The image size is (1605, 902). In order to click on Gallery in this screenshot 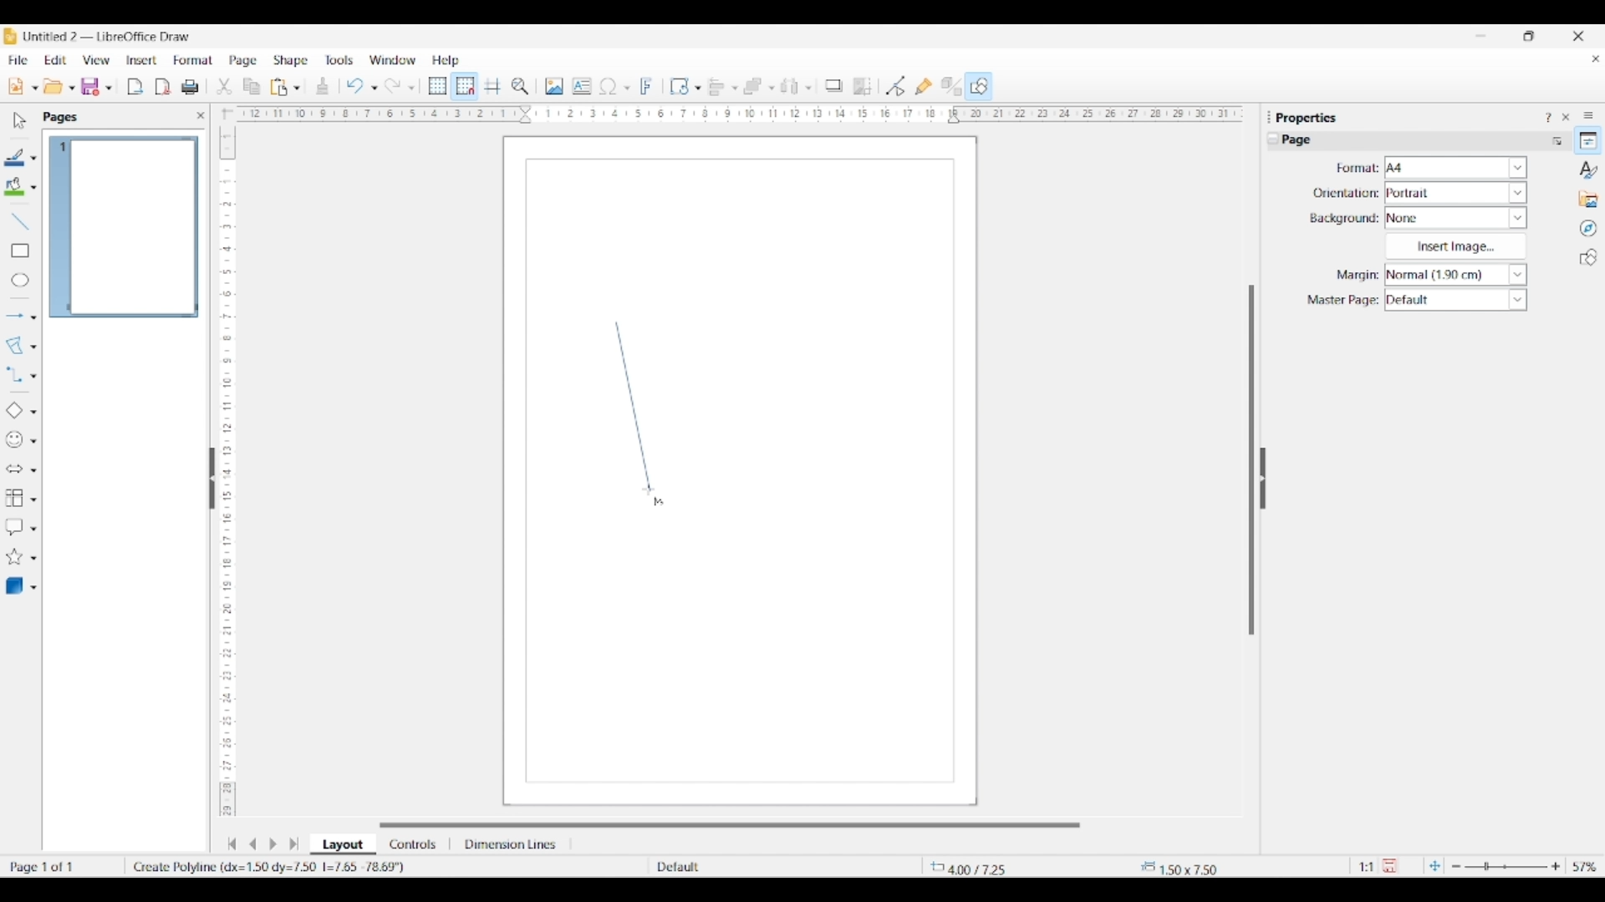, I will do `click(1588, 199)`.